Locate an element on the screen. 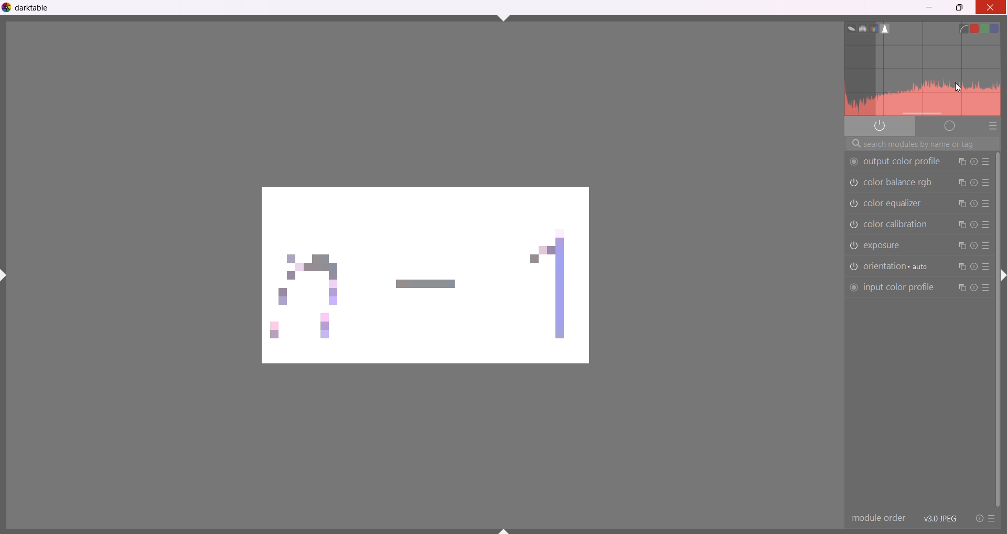 This screenshot has width=1007, height=534. rgb is located at coordinates (874, 28).